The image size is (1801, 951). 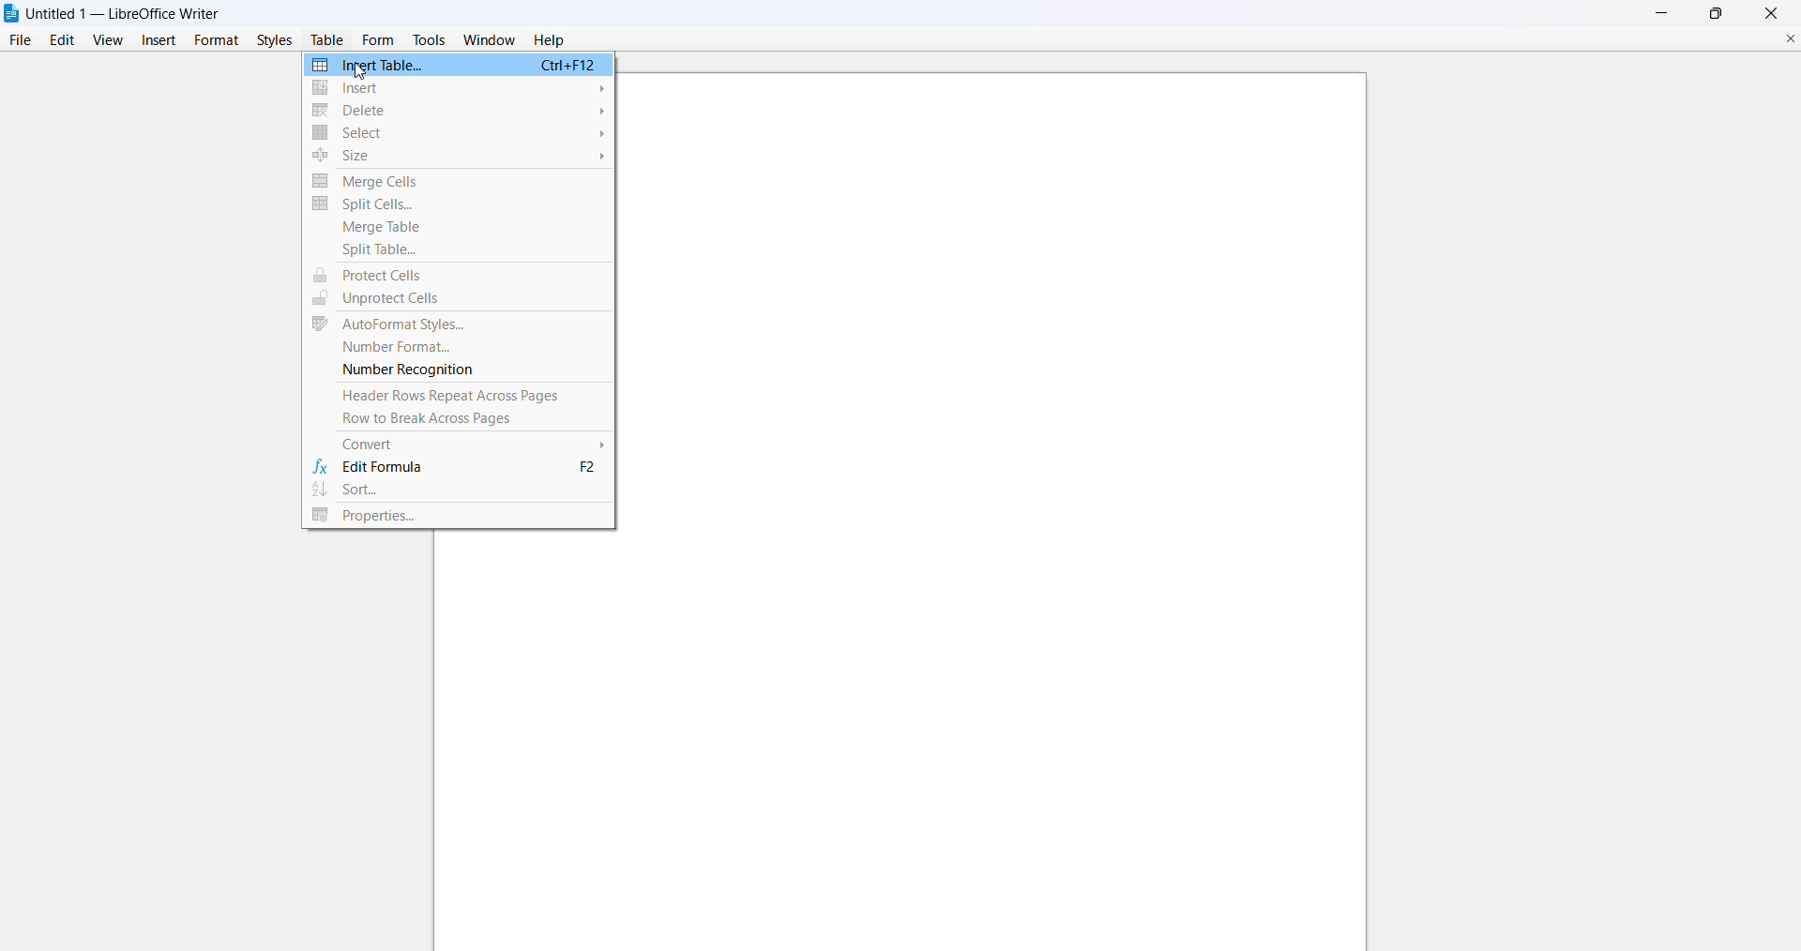 I want to click on | Untitled 1 — LibreOffice Writer, so click(x=126, y=12).